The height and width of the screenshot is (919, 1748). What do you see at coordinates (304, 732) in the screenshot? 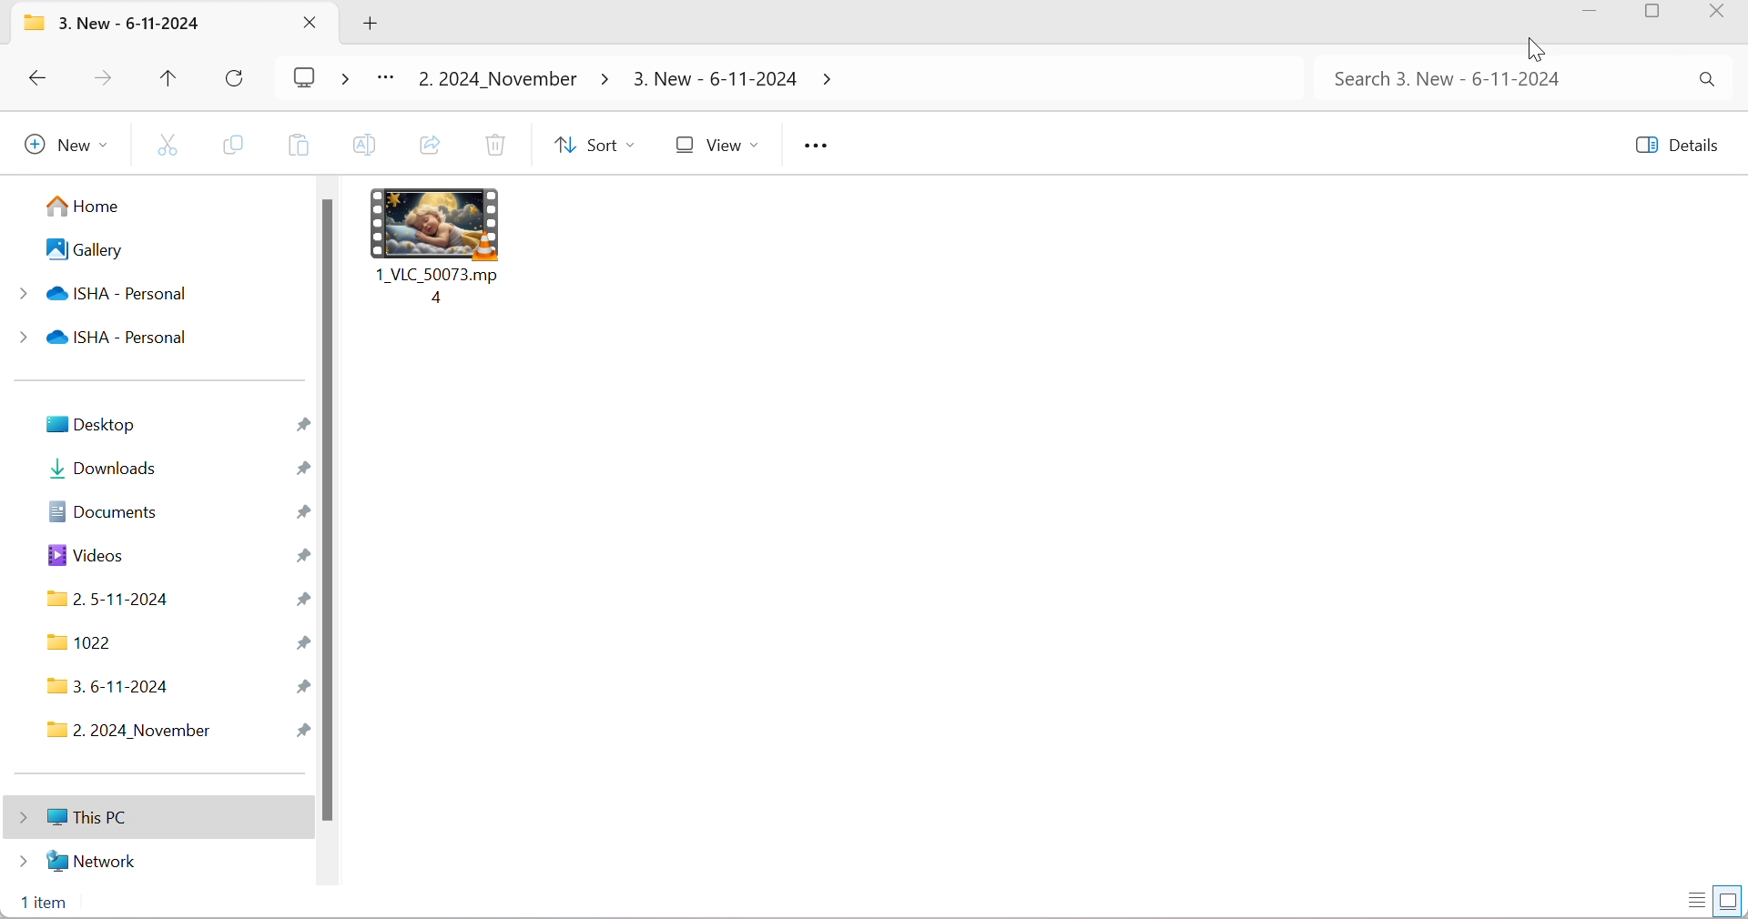
I see `Pin` at bounding box center [304, 732].